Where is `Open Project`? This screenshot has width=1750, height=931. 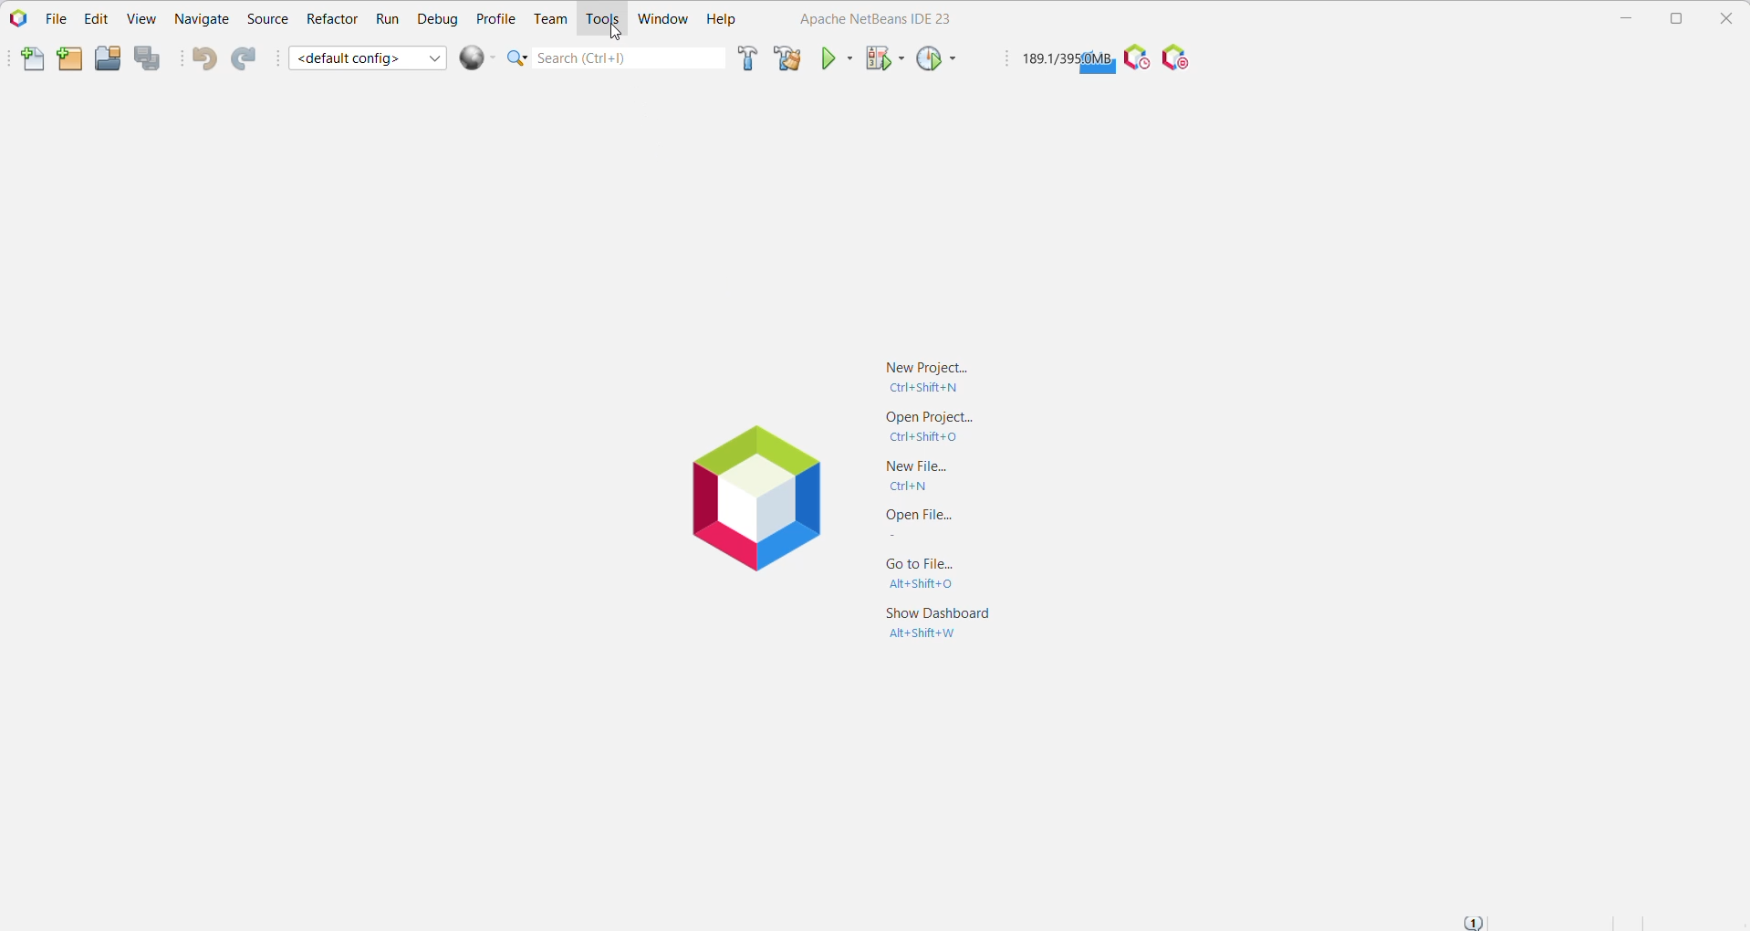 Open Project is located at coordinates (922, 426).